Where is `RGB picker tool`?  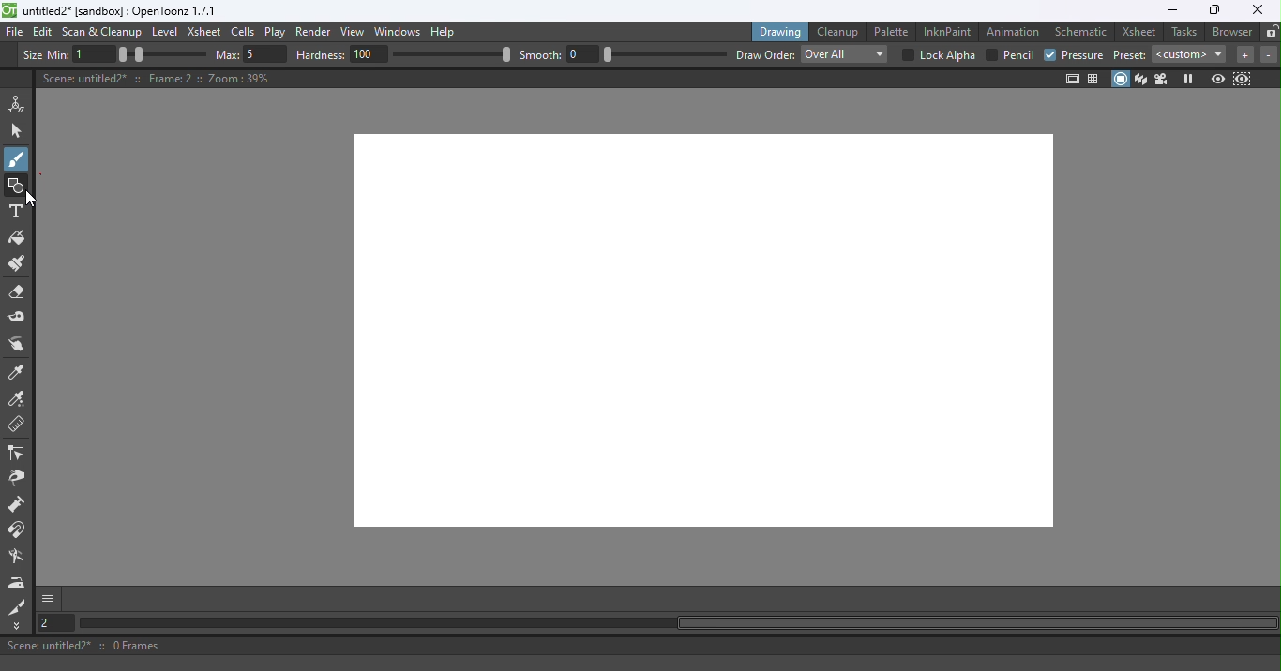 RGB picker tool is located at coordinates (20, 400).